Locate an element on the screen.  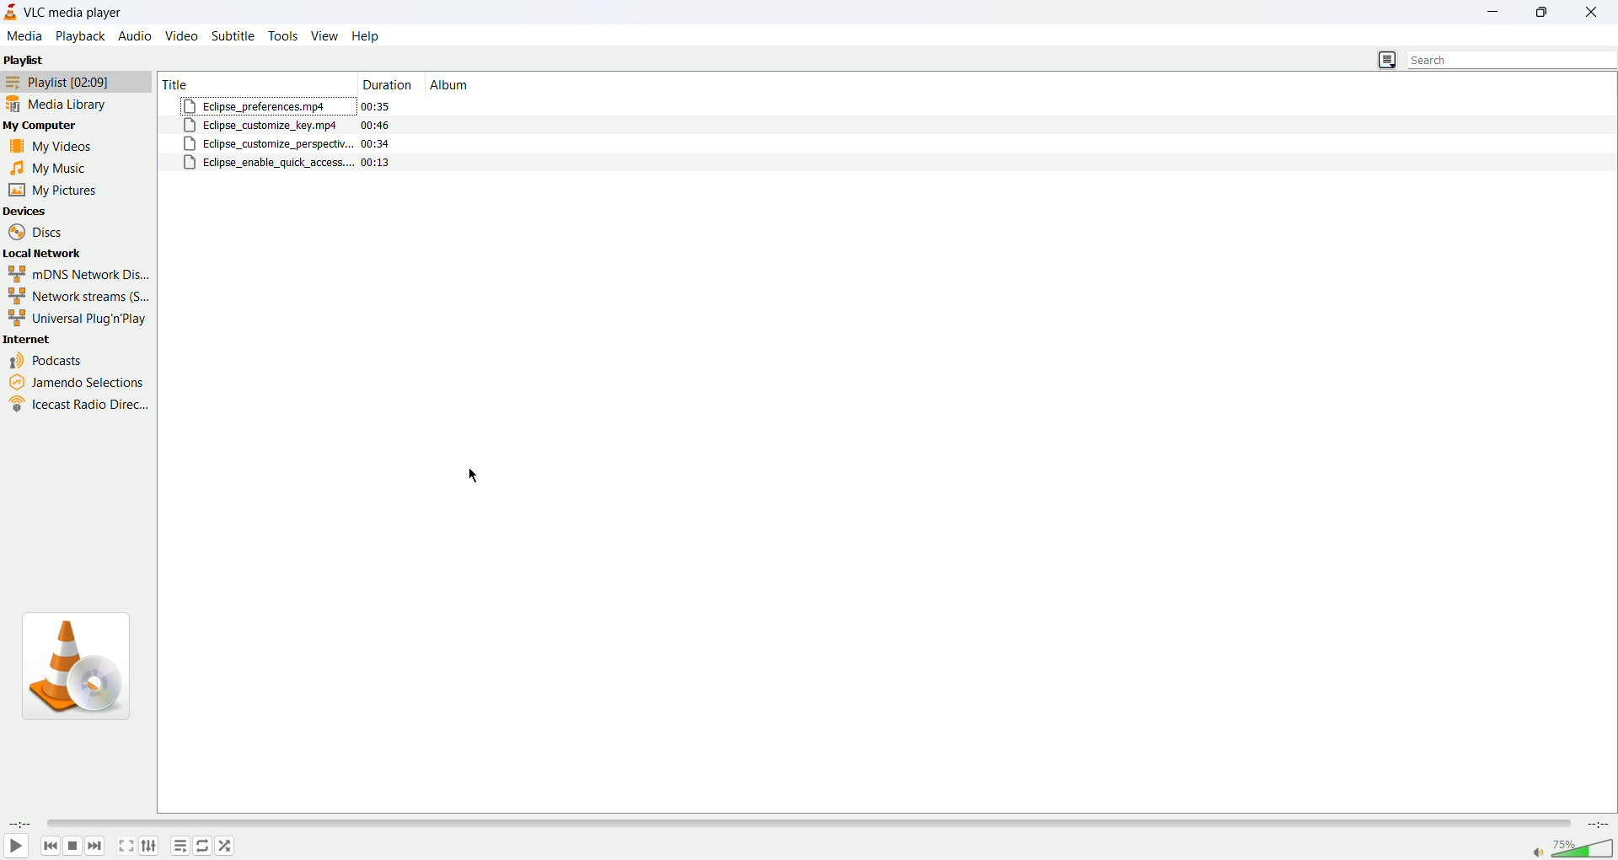
duration is located at coordinates (380, 135).